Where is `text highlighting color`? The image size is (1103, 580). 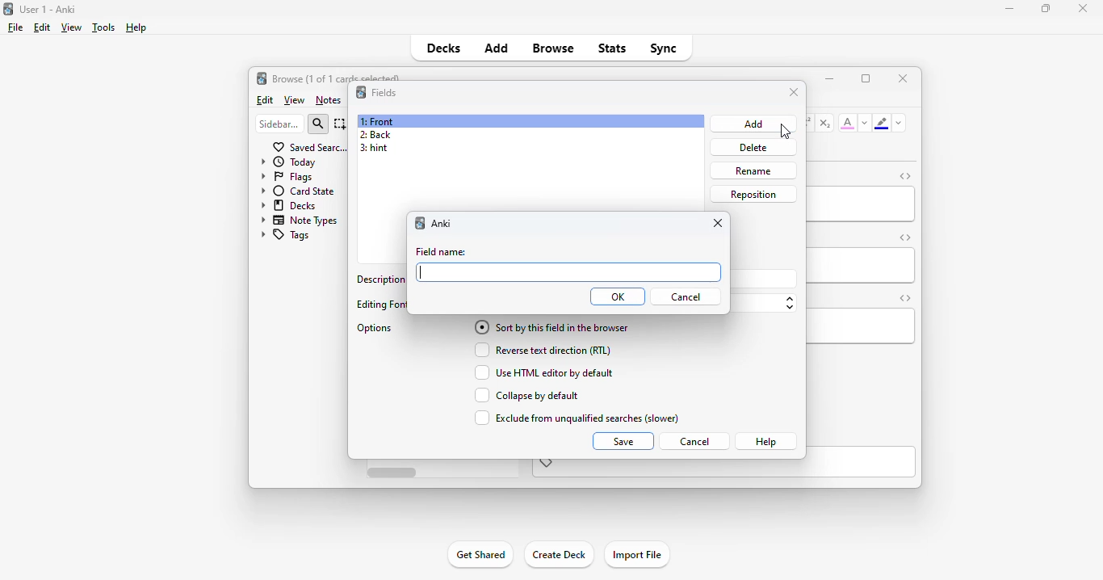
text highlighting color is located at coordinates (881, 123).